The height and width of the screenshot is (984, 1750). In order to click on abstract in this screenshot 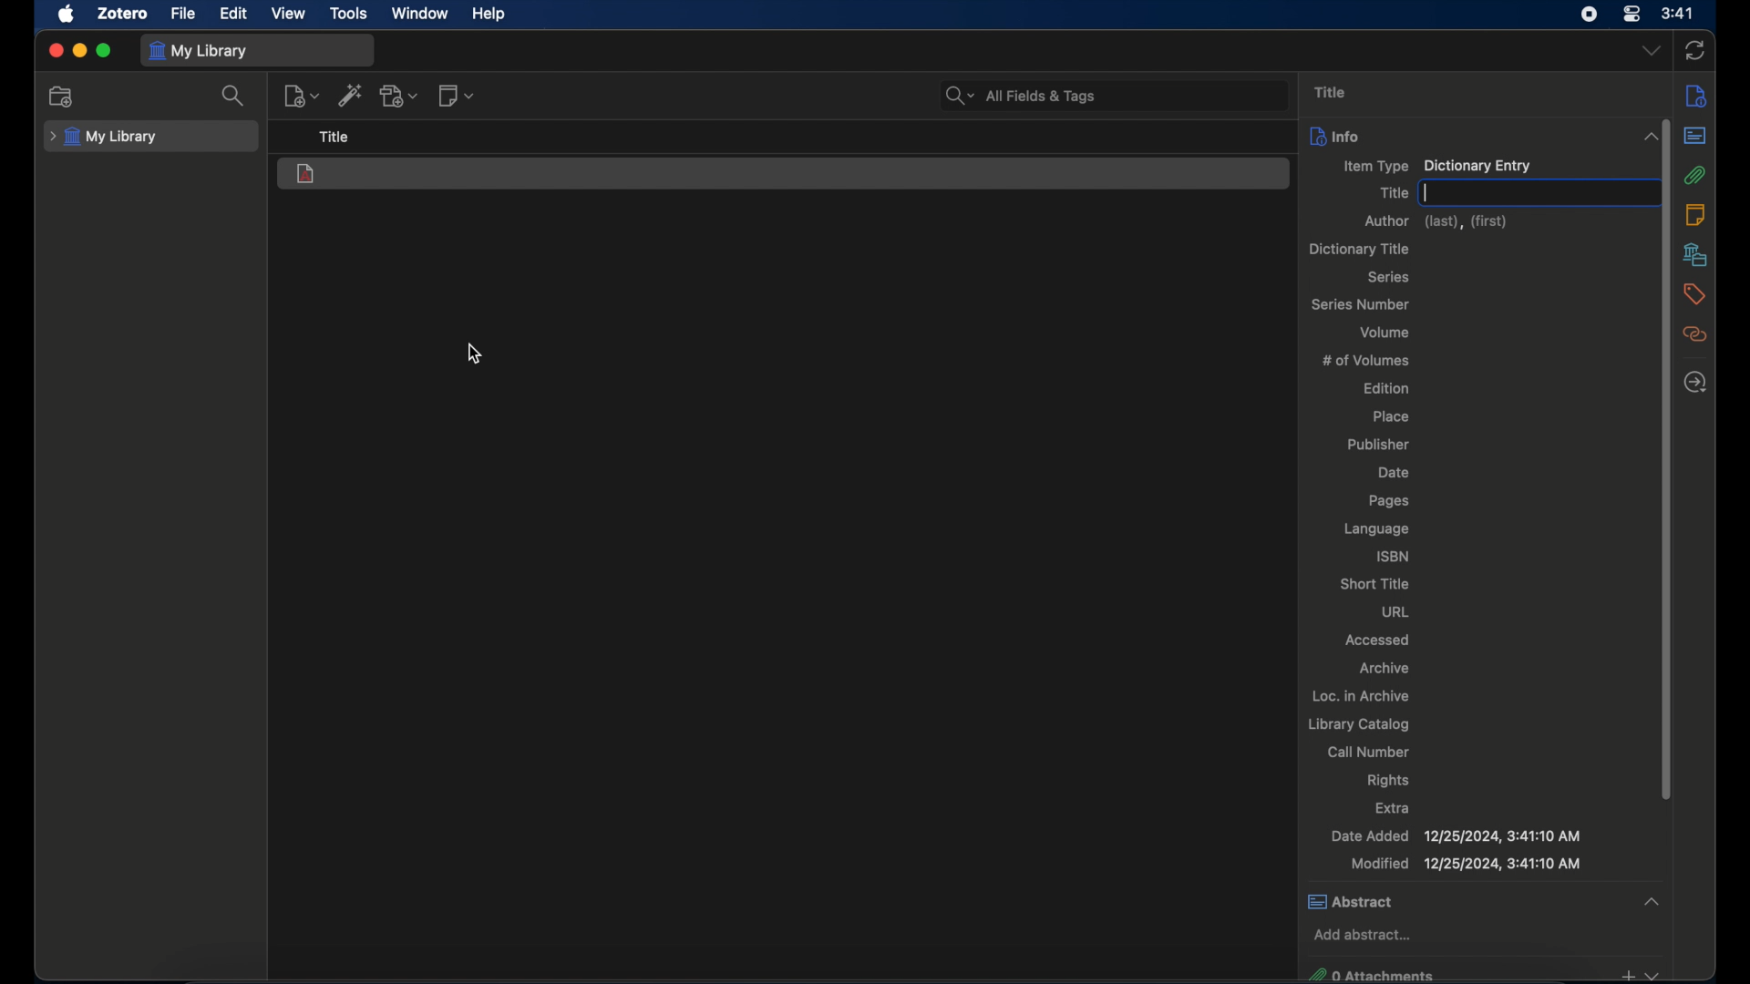, I will do `click(1695, 136)`.